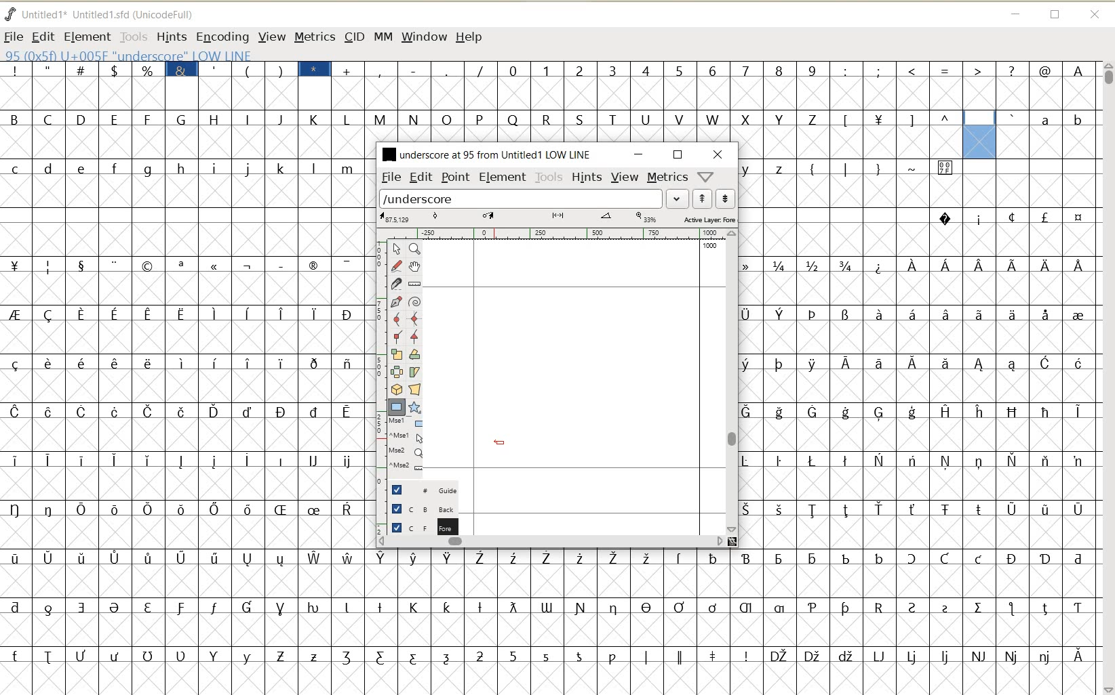 This screenshot has height=695, width=1115. What do you see at coordinates (703, 198) in the screenshot?
I see `show previous word list` at bounding box center [703, 198].